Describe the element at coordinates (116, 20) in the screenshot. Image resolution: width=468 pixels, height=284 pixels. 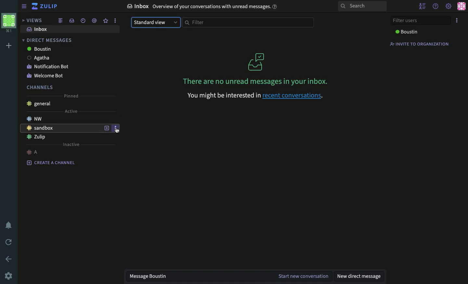
I see `options` at that location.